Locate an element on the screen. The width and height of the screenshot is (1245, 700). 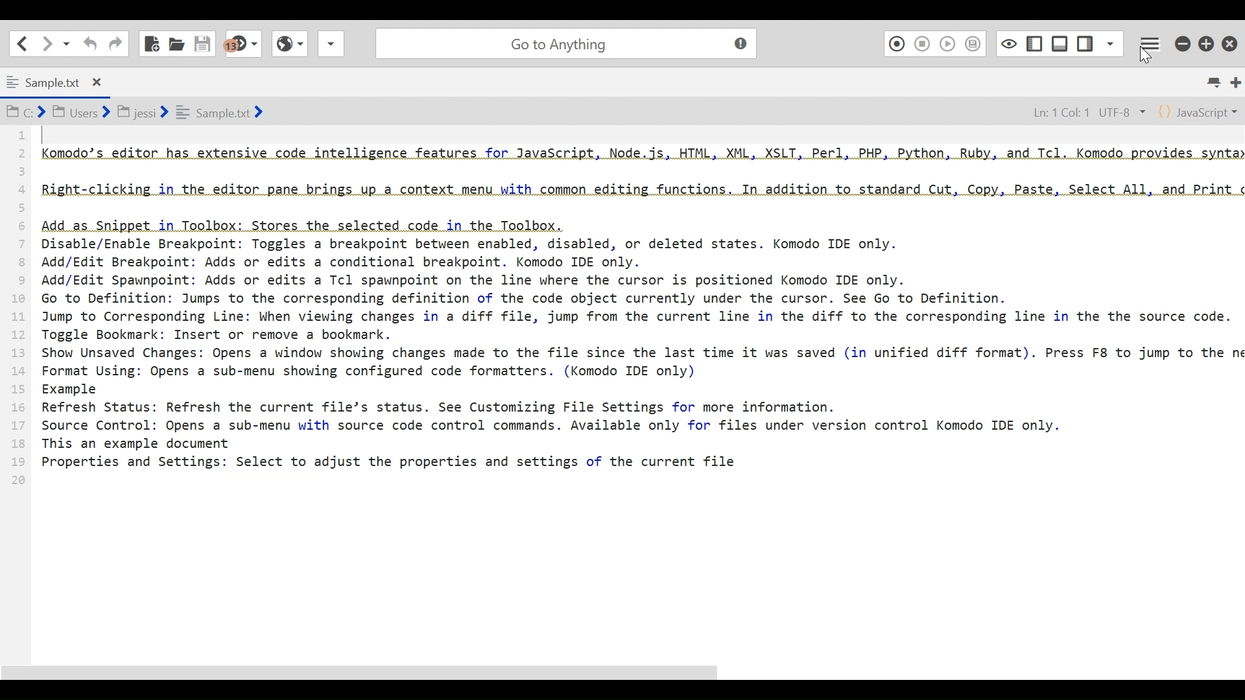
minimize is located at coordinates (1182, 41).